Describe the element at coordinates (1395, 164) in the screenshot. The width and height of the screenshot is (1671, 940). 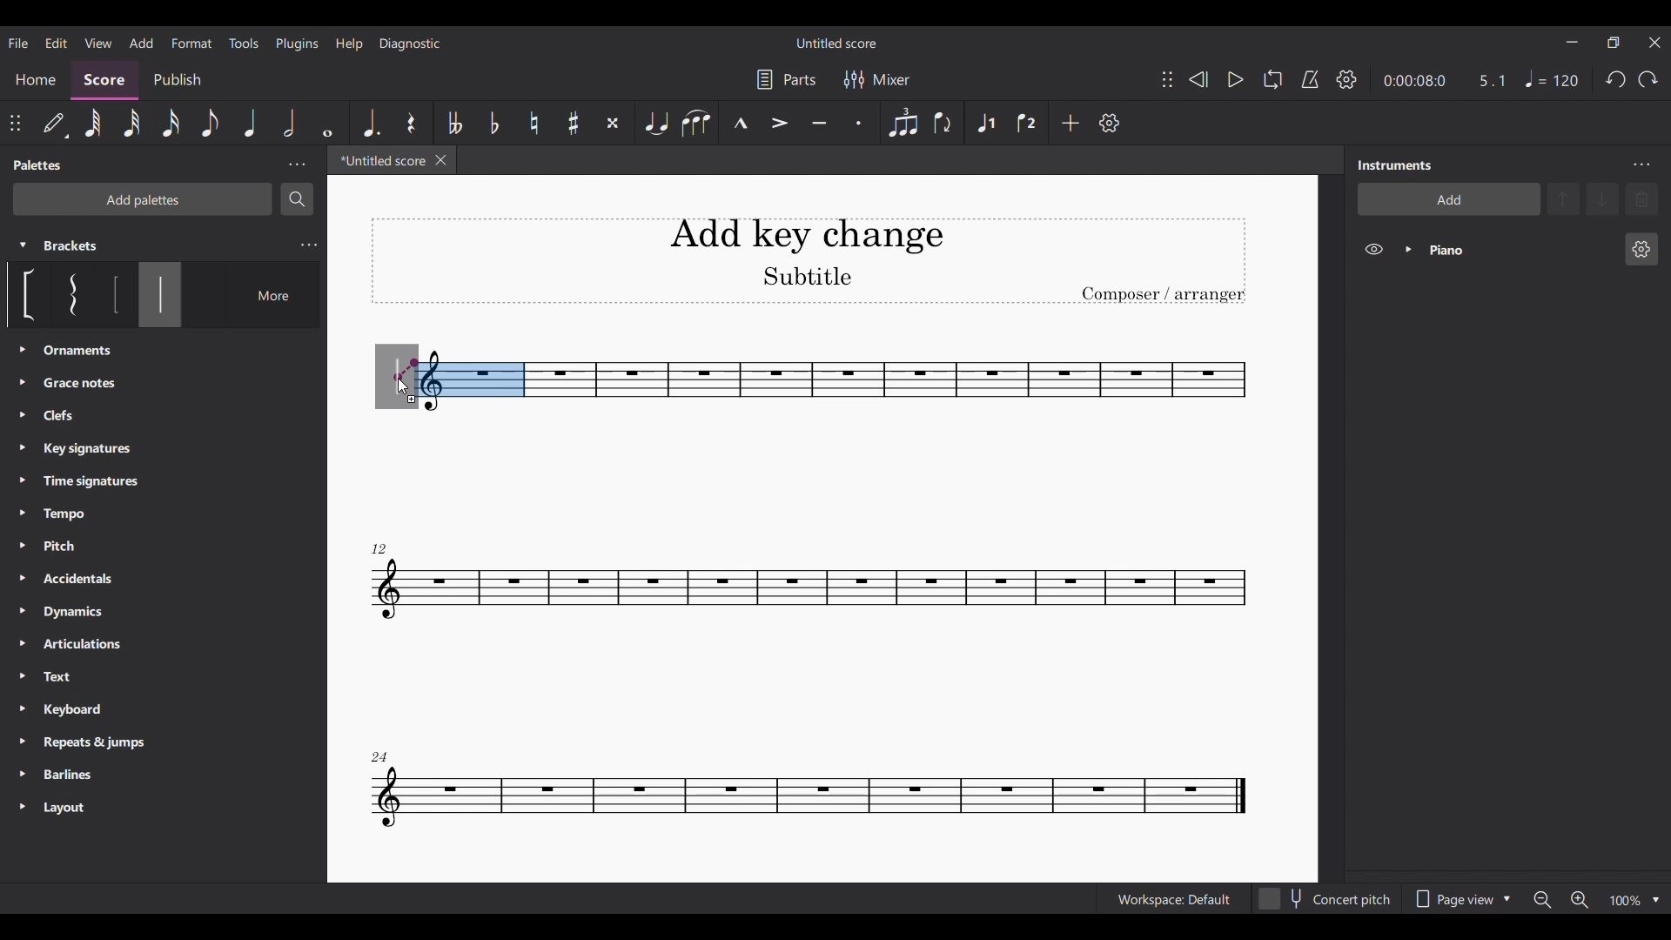
I see `Panel title` at that location.